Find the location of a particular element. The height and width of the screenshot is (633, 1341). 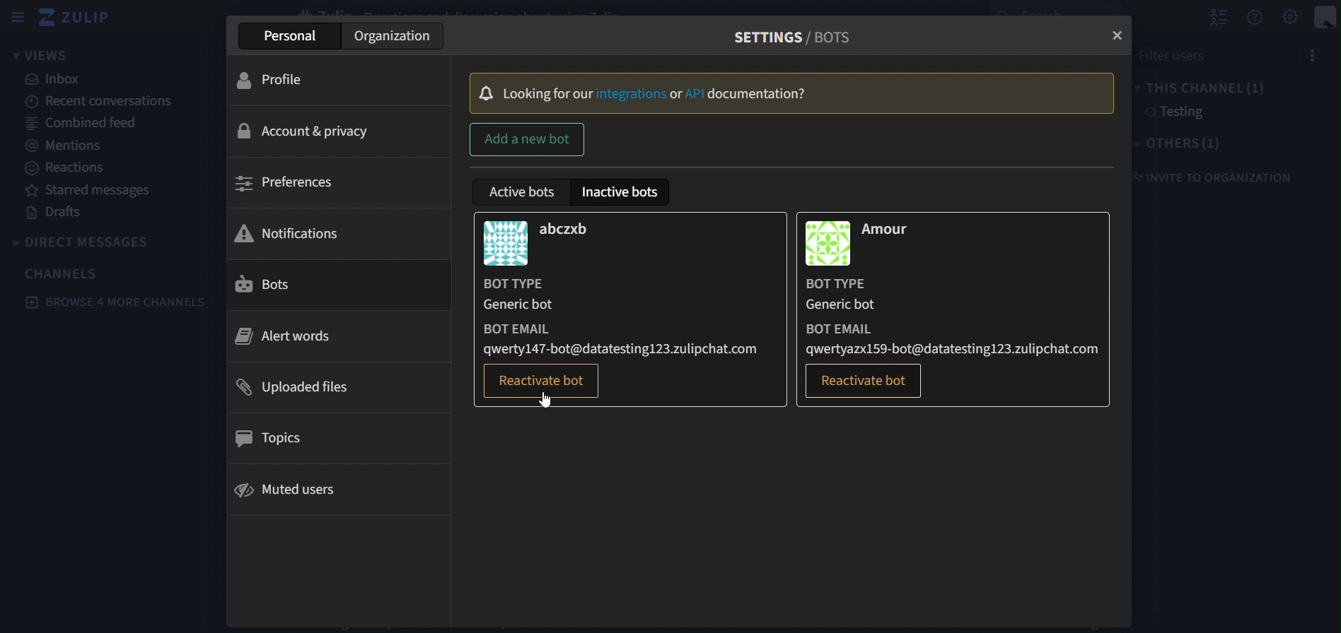

zulip is located at coordinates (81, 18).